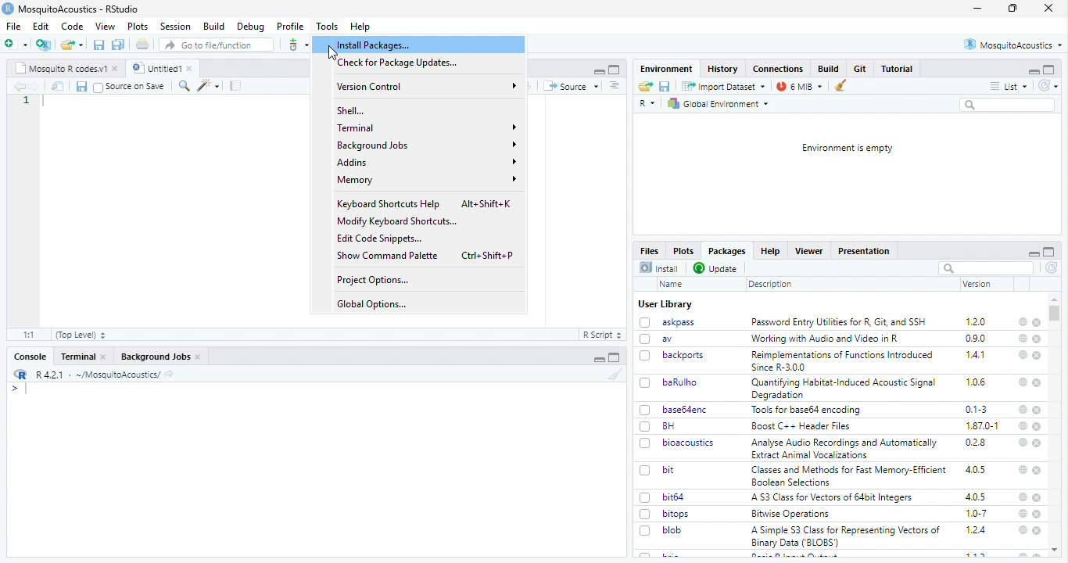 The image size is (1068, 563). What do you see at coordinates (119, 45) in the screenshot?
I see `duplicate` at bounding box center [119, 45].